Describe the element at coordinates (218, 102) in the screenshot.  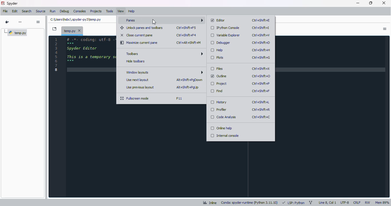
I see `history` at that location.